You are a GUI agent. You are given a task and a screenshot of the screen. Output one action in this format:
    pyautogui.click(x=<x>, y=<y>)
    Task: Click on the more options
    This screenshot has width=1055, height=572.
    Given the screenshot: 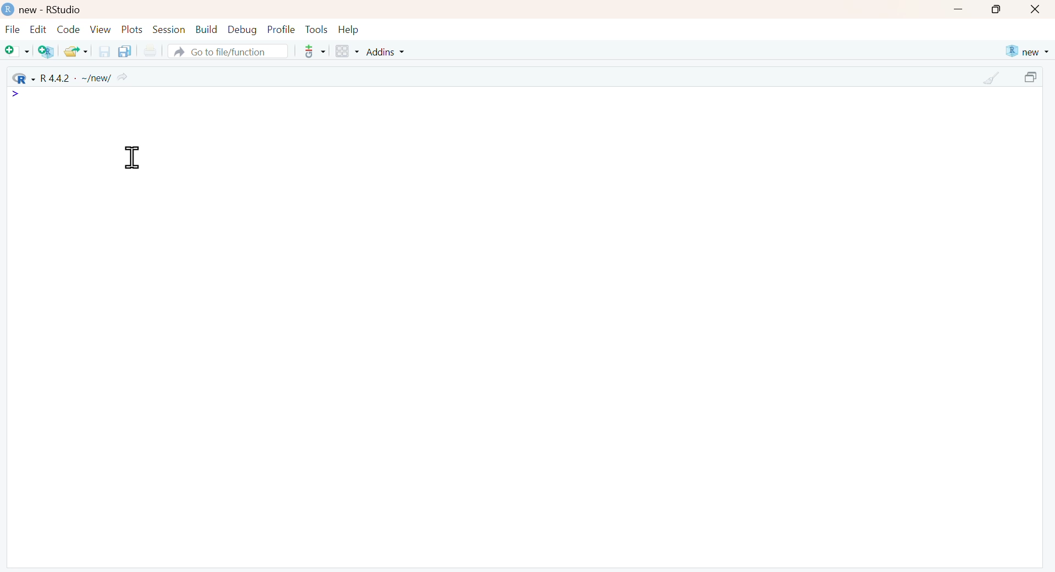 What is the action you would take?
    pyautogui.click(x=314, y=51)
    